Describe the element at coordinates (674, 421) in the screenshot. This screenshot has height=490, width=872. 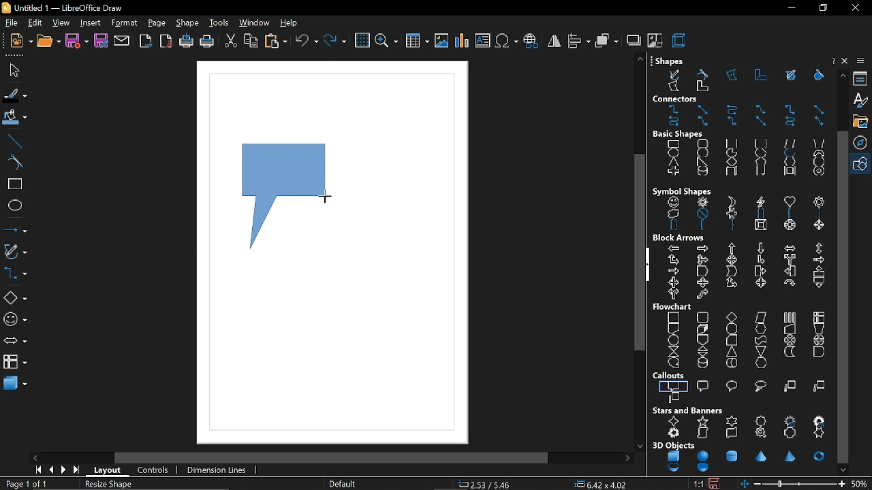
I see `4 point star` at that location.